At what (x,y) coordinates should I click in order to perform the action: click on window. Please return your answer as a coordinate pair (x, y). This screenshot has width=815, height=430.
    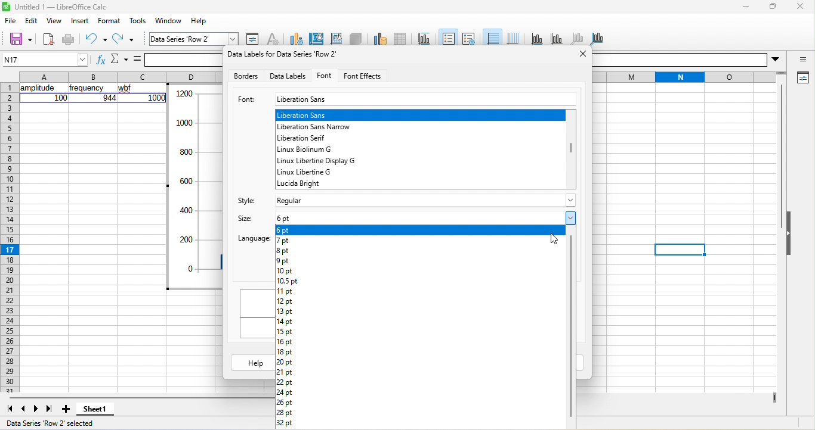
    Looking at the image, I should click on (167, 21).